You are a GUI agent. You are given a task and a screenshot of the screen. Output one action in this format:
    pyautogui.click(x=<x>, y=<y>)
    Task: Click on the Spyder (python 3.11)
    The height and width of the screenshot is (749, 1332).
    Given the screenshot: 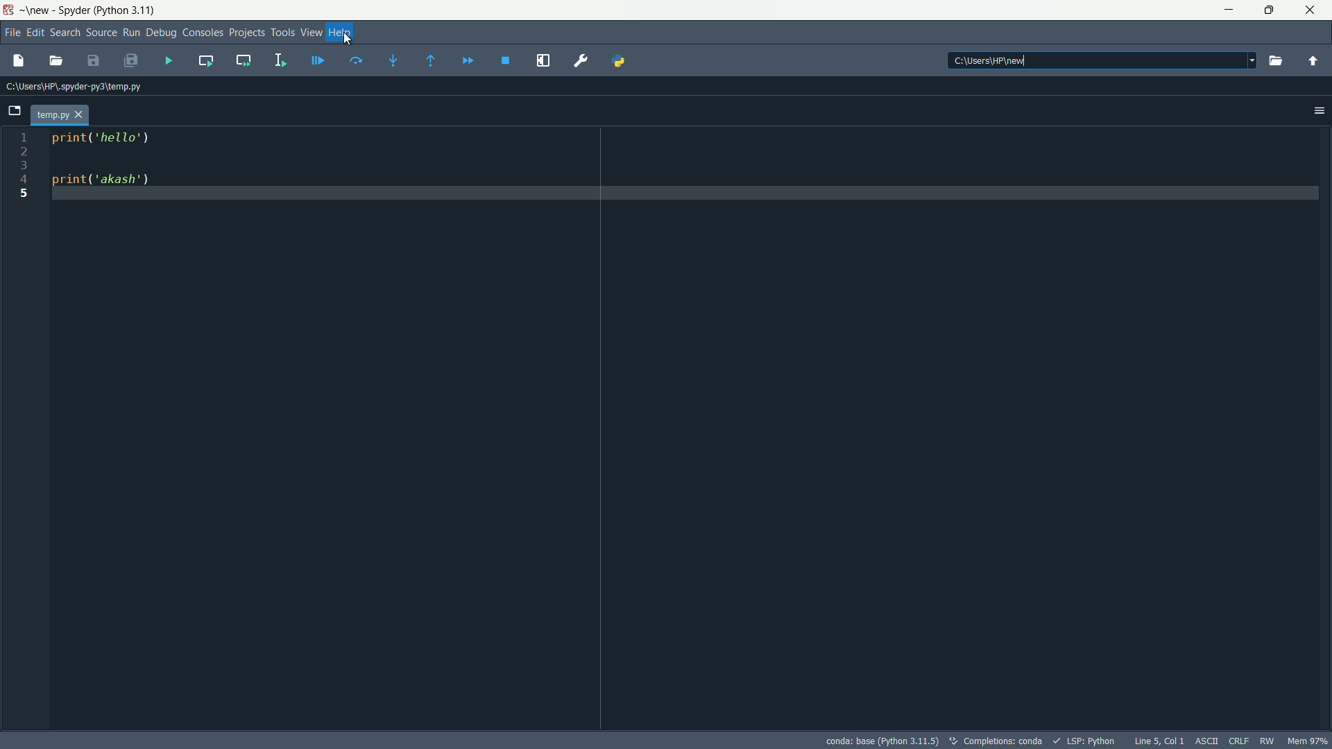 What is the action you would take?
    pyautogui.click(x=111, y=10)
    